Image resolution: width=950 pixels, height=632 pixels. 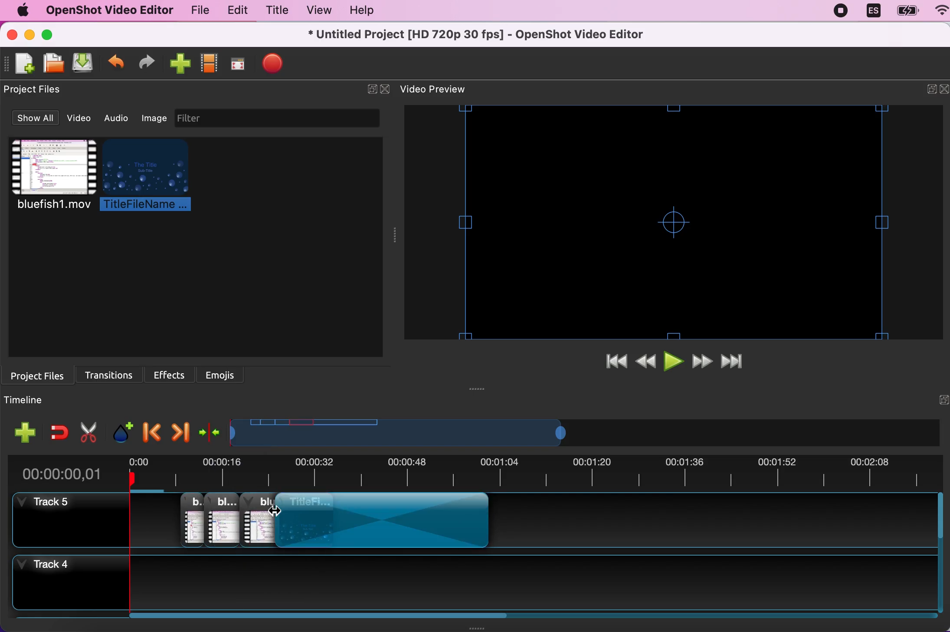 I want to click on effects, so click(x=173, y=373).